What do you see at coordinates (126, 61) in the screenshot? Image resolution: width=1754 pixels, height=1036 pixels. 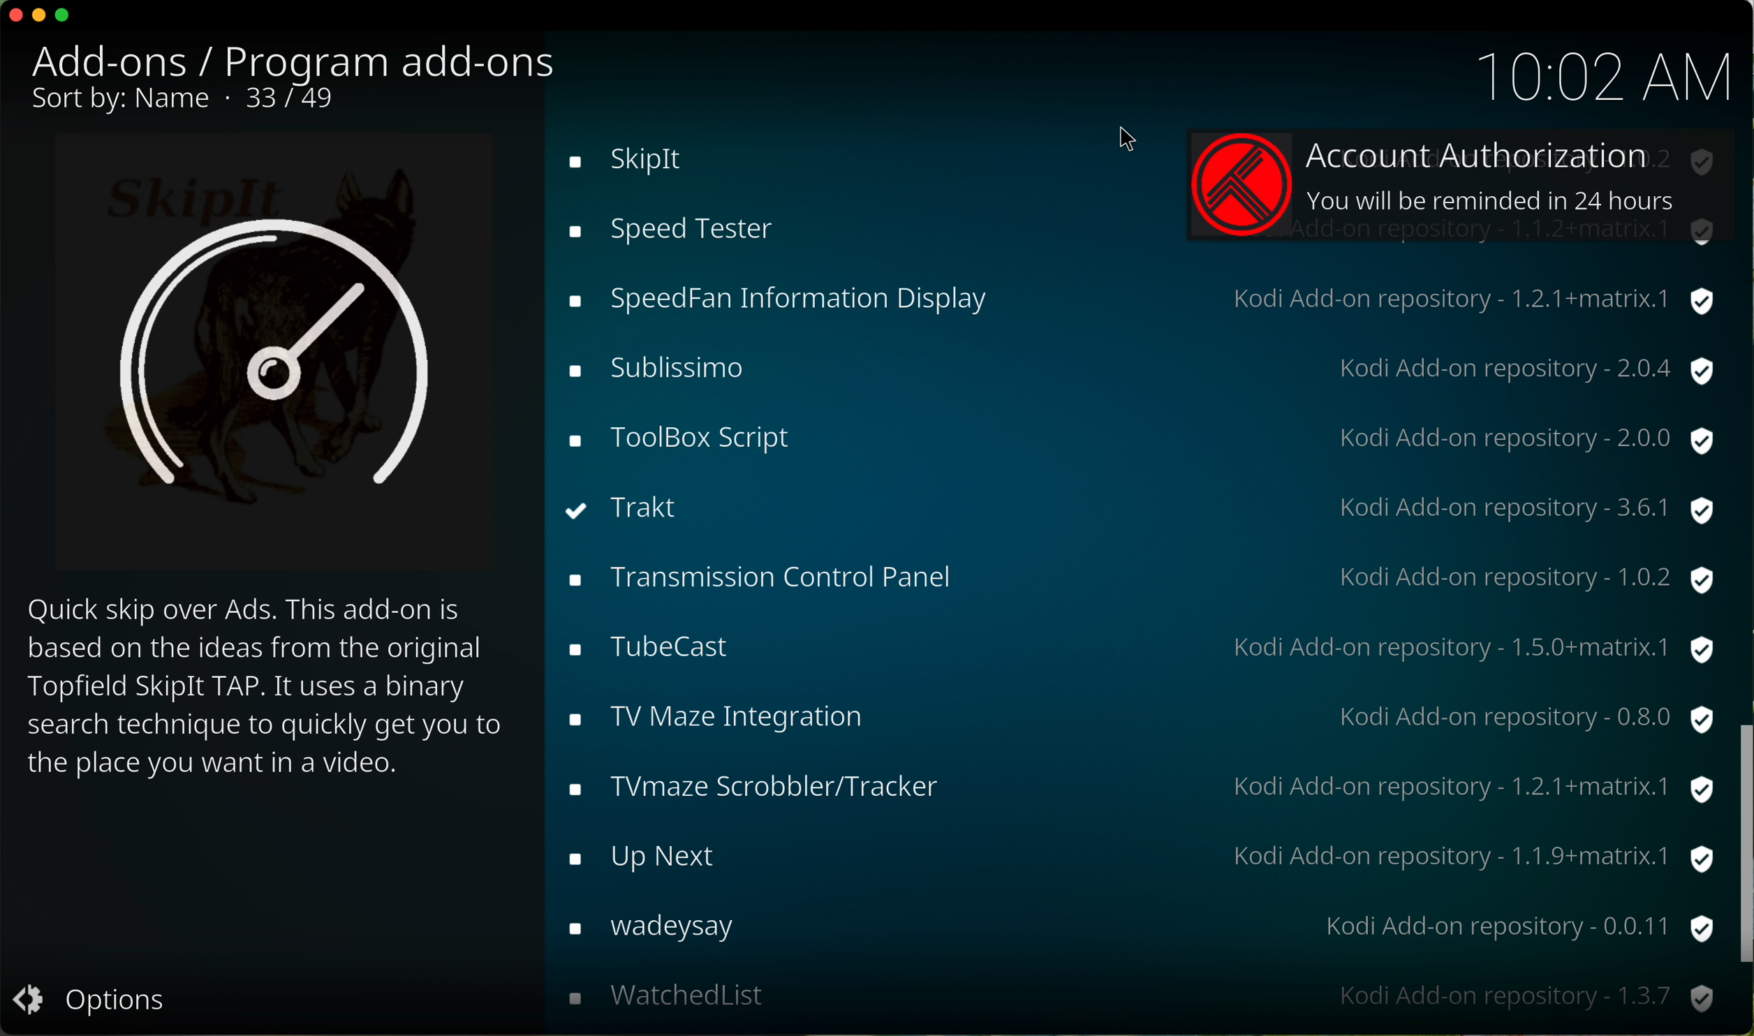 I see `add-ons ` at bounding box center [126, 61].